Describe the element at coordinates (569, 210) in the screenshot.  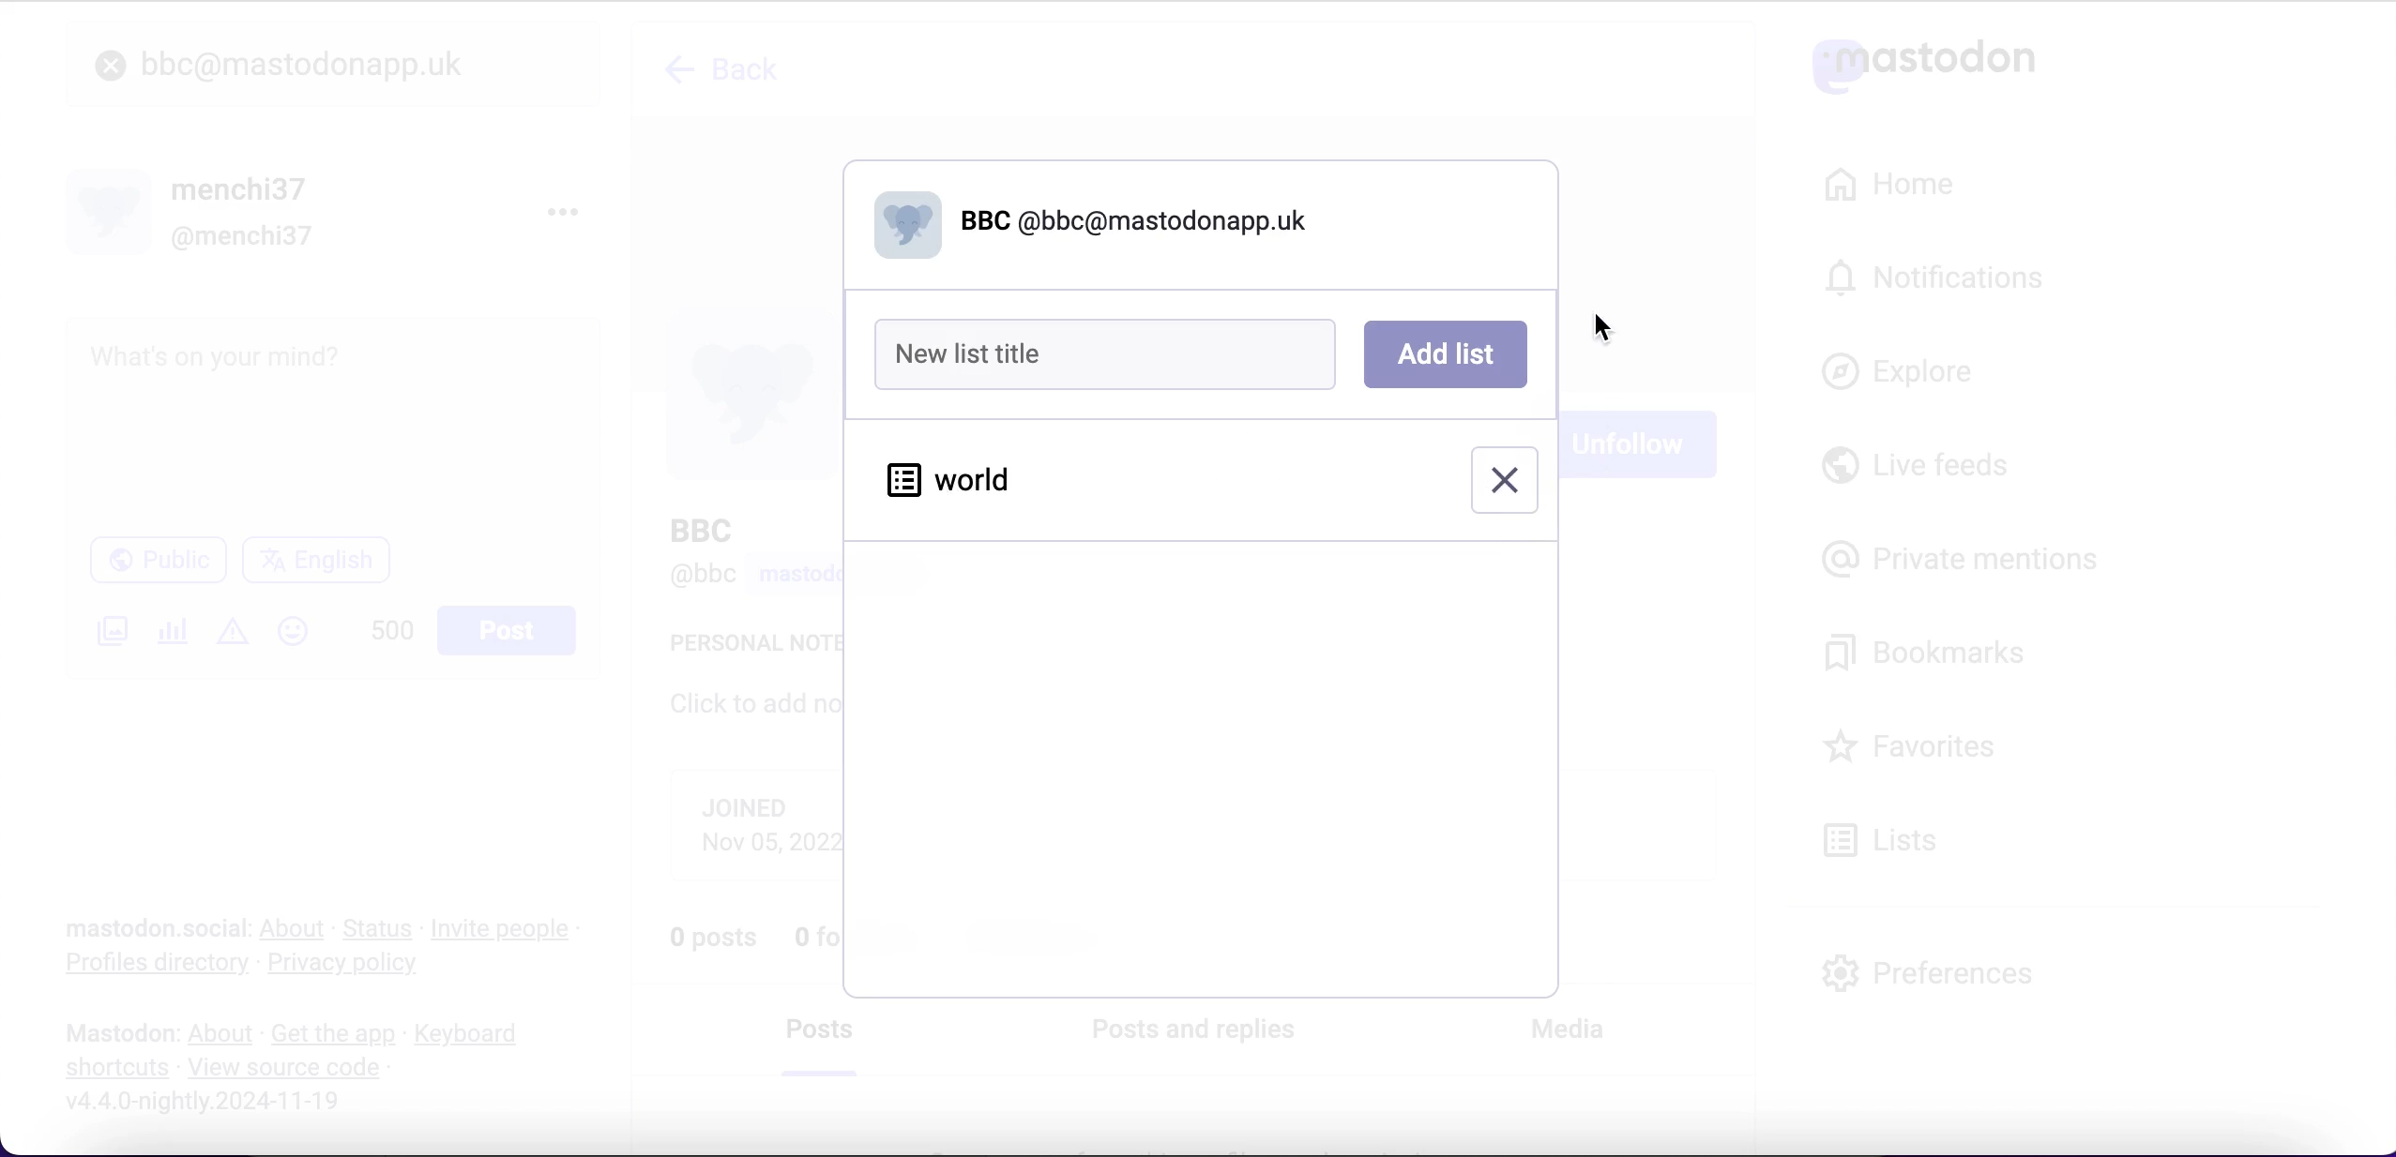
I see `menu options` at that location.